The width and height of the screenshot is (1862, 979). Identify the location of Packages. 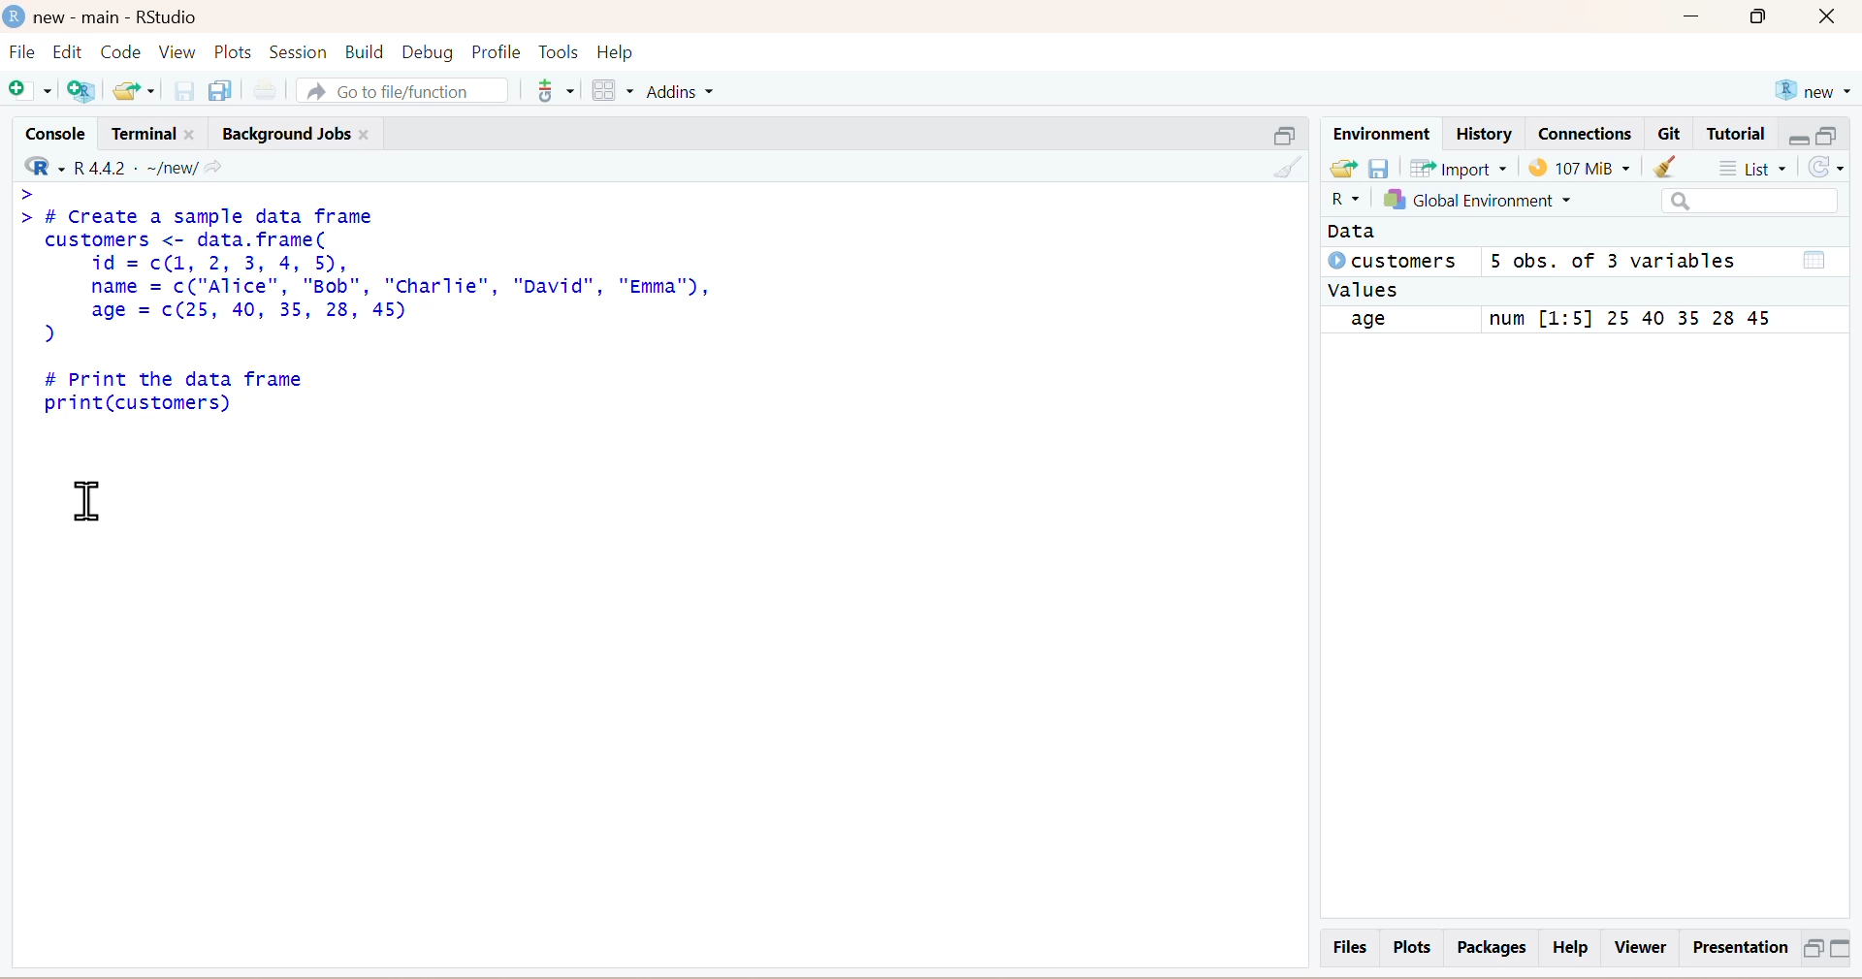
(1489, 947).